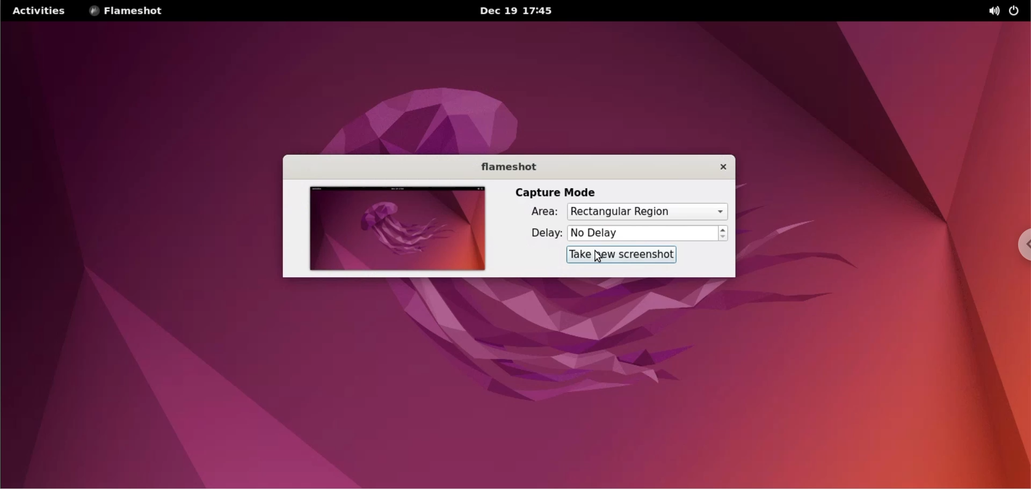 This screenshot has width=1031, height=489. I want to click on close, so click(723, 167).